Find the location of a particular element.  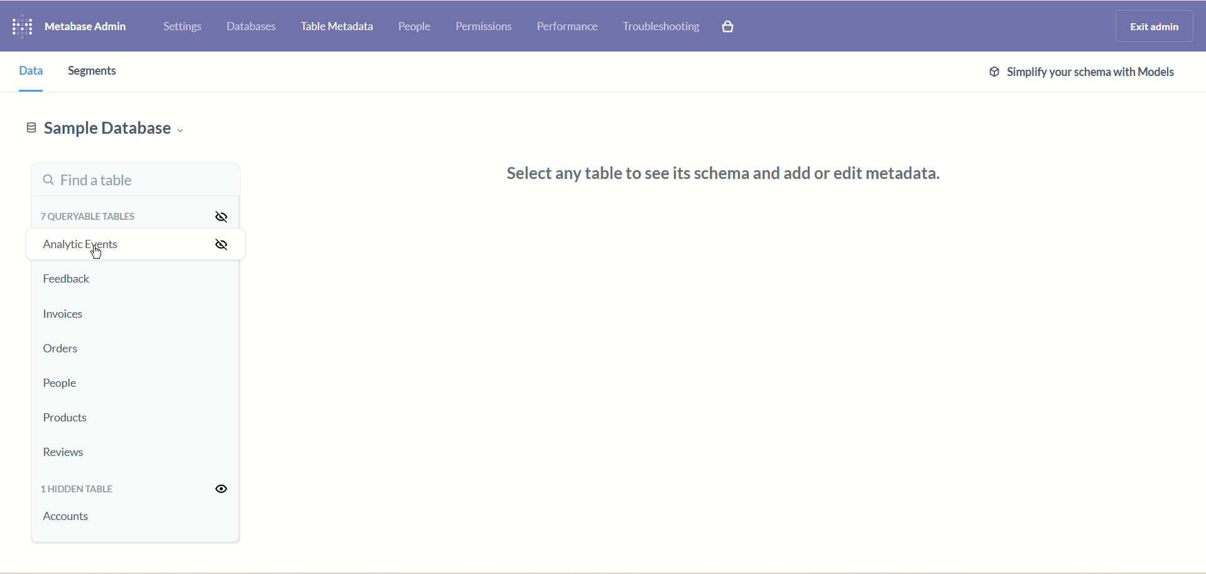

Table metadata is located at coordinates (339, 27).